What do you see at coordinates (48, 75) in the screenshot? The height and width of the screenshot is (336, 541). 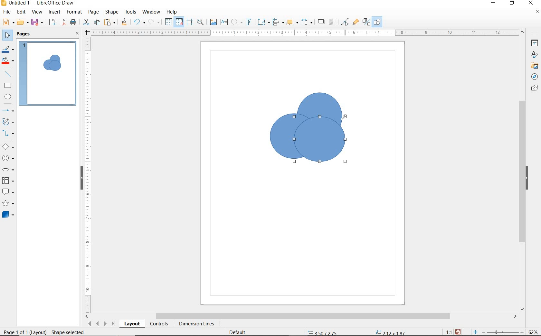 I see `PAGE 1` at bounding box center [48, 75].